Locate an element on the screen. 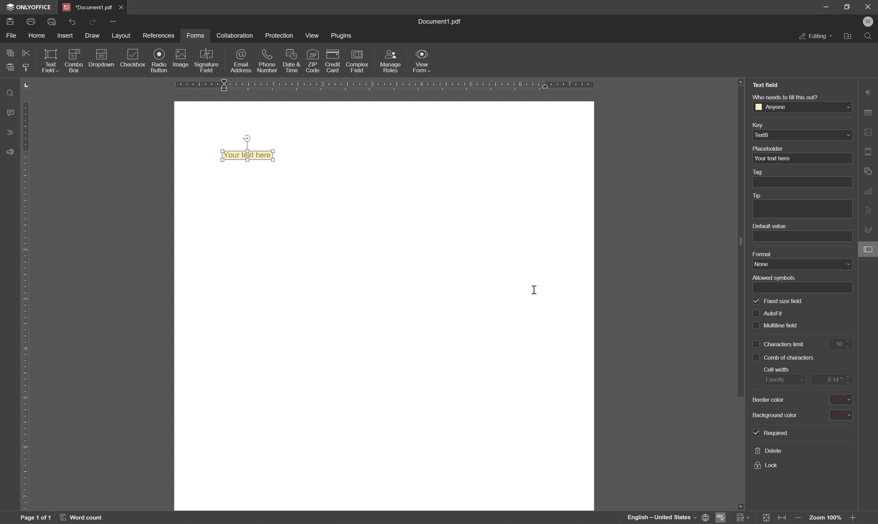 The image size is (878, 524). cell width is located at coordinates (776, 369).